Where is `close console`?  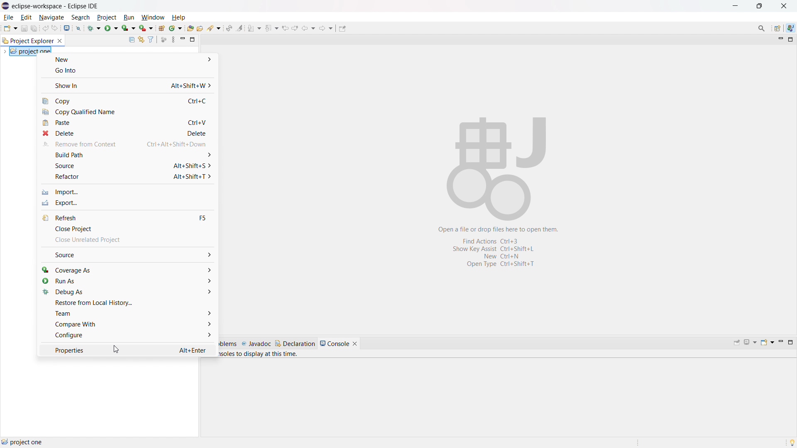
close console is located at coordinates (355, 344).